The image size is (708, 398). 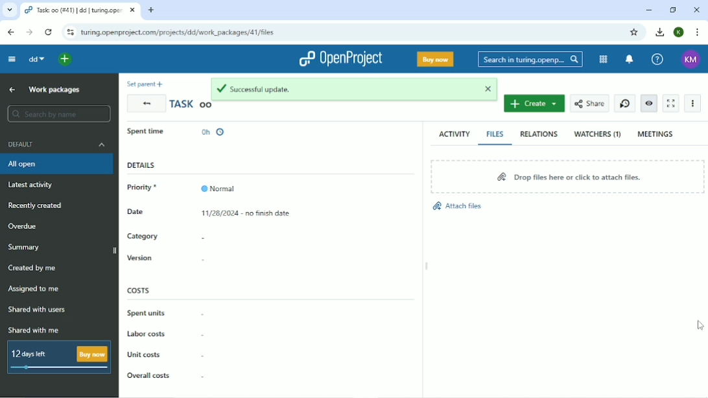 What do you see at coordinates (534, 104) in the screenshot?
I see `Create` at bounding box center [534, 104].